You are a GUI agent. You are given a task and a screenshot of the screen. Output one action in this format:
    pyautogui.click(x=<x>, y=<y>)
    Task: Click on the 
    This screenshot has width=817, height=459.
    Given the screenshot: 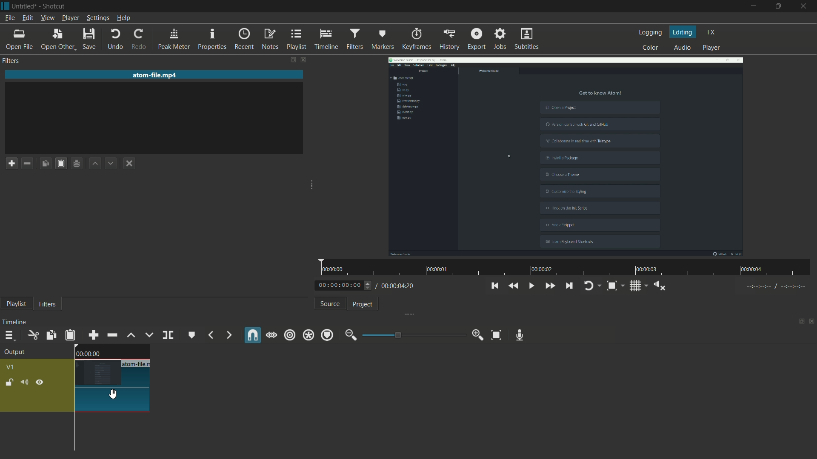 What is the action you would take?
    pyautogui.click(x=111, y=270)
    